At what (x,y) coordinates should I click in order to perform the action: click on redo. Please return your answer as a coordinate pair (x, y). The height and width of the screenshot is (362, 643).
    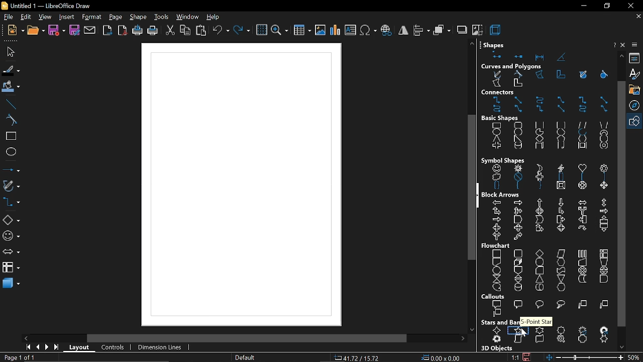
    Looking at the image, I should click on (242, 30).